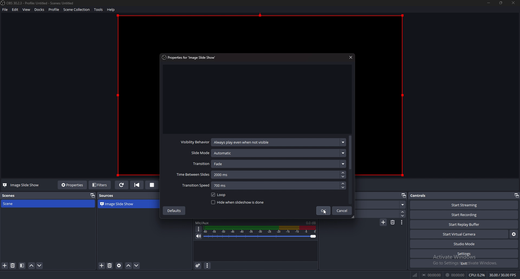 The width and height of the screenshot is (520, 279). What do you see at coordinates (175, 210) in the screenshot?
I see `defaults` at bounding box center [175, 210].